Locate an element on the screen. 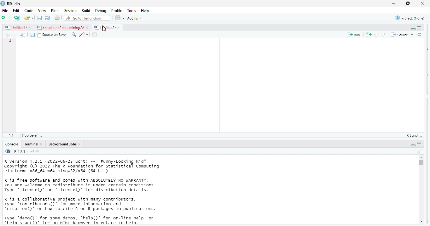  new file is located at coordinates (6, 18).